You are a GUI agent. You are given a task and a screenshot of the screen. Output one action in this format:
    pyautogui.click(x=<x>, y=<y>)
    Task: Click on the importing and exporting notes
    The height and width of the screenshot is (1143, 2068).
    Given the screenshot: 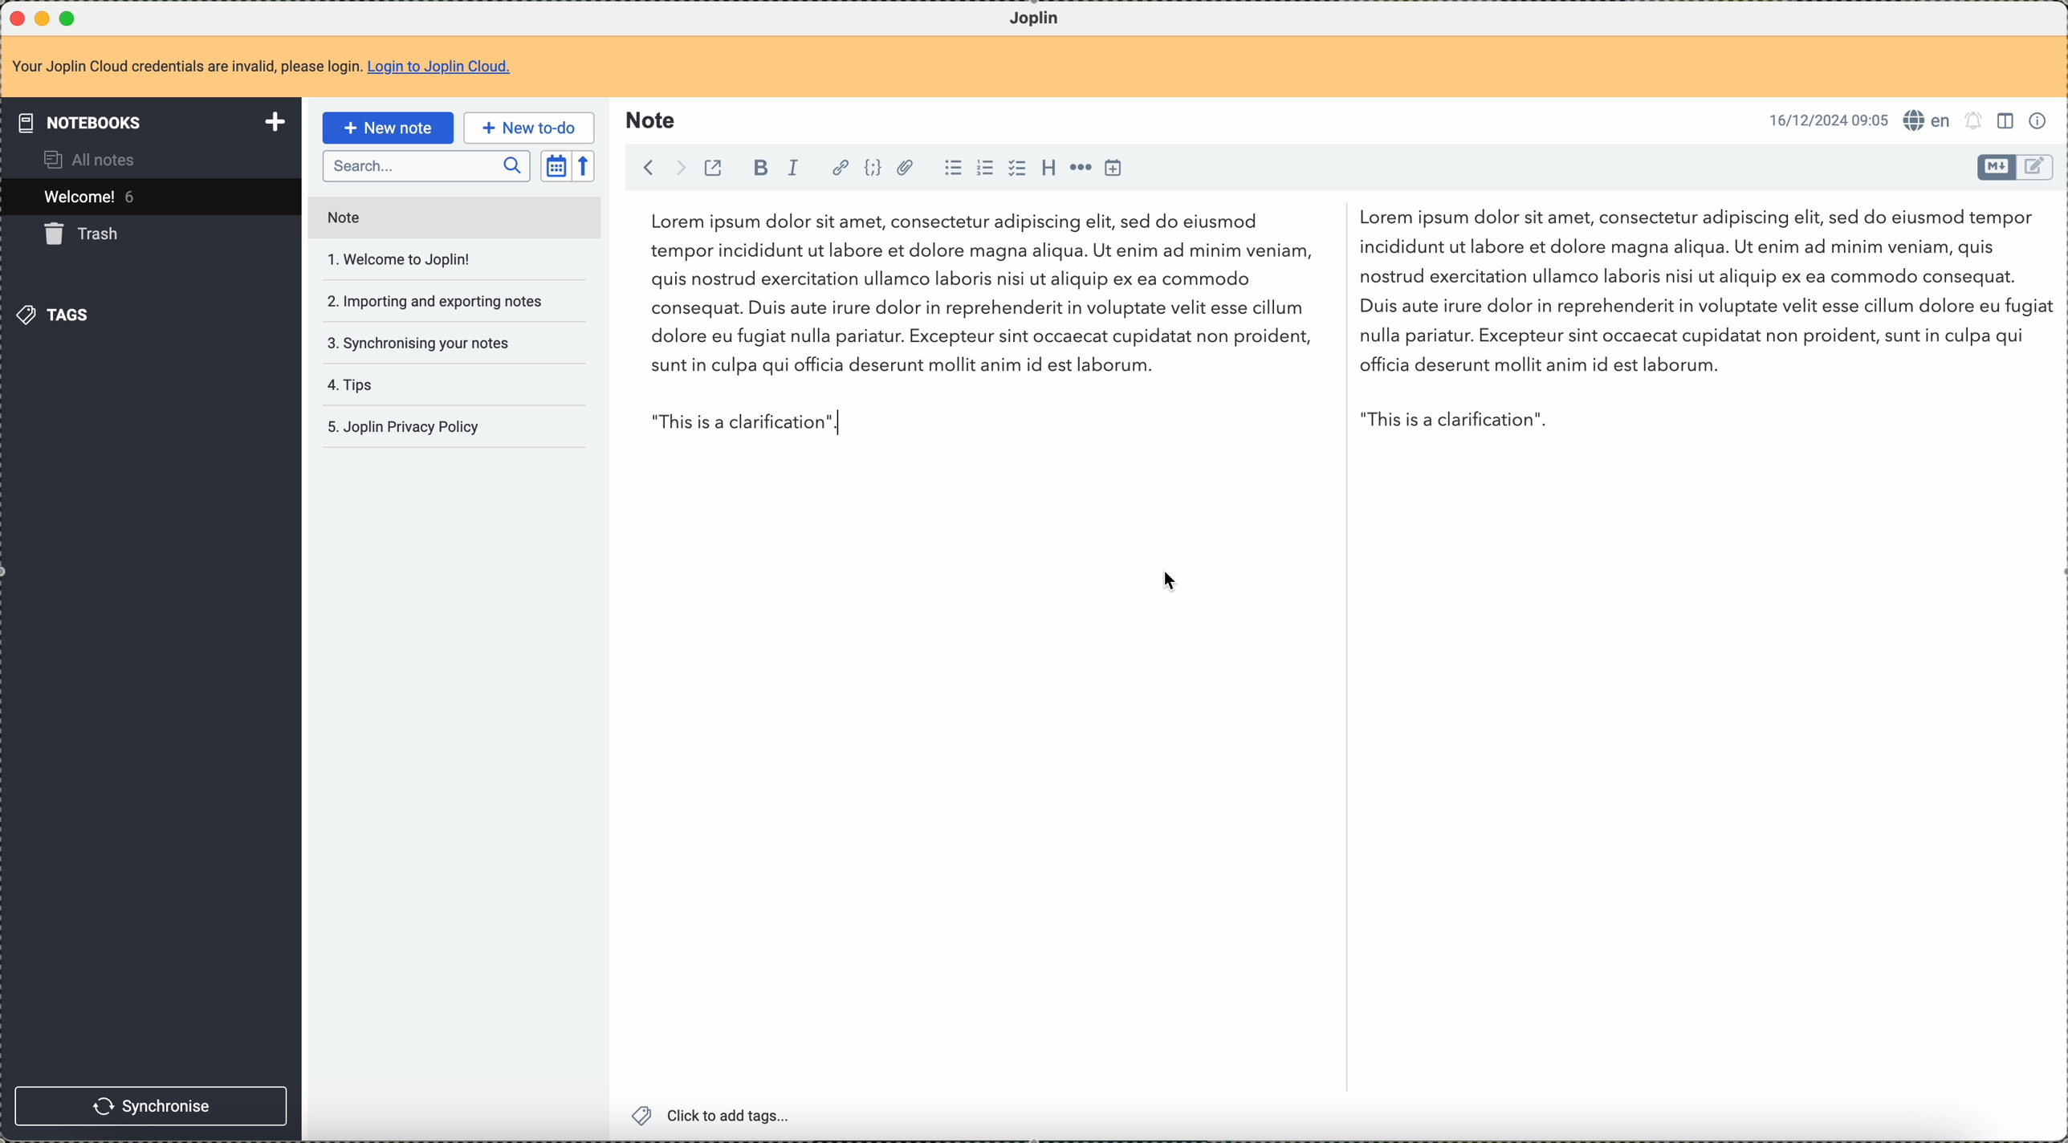 What is the action you would take?
    pyautogui.click(x=439, y=303)
    